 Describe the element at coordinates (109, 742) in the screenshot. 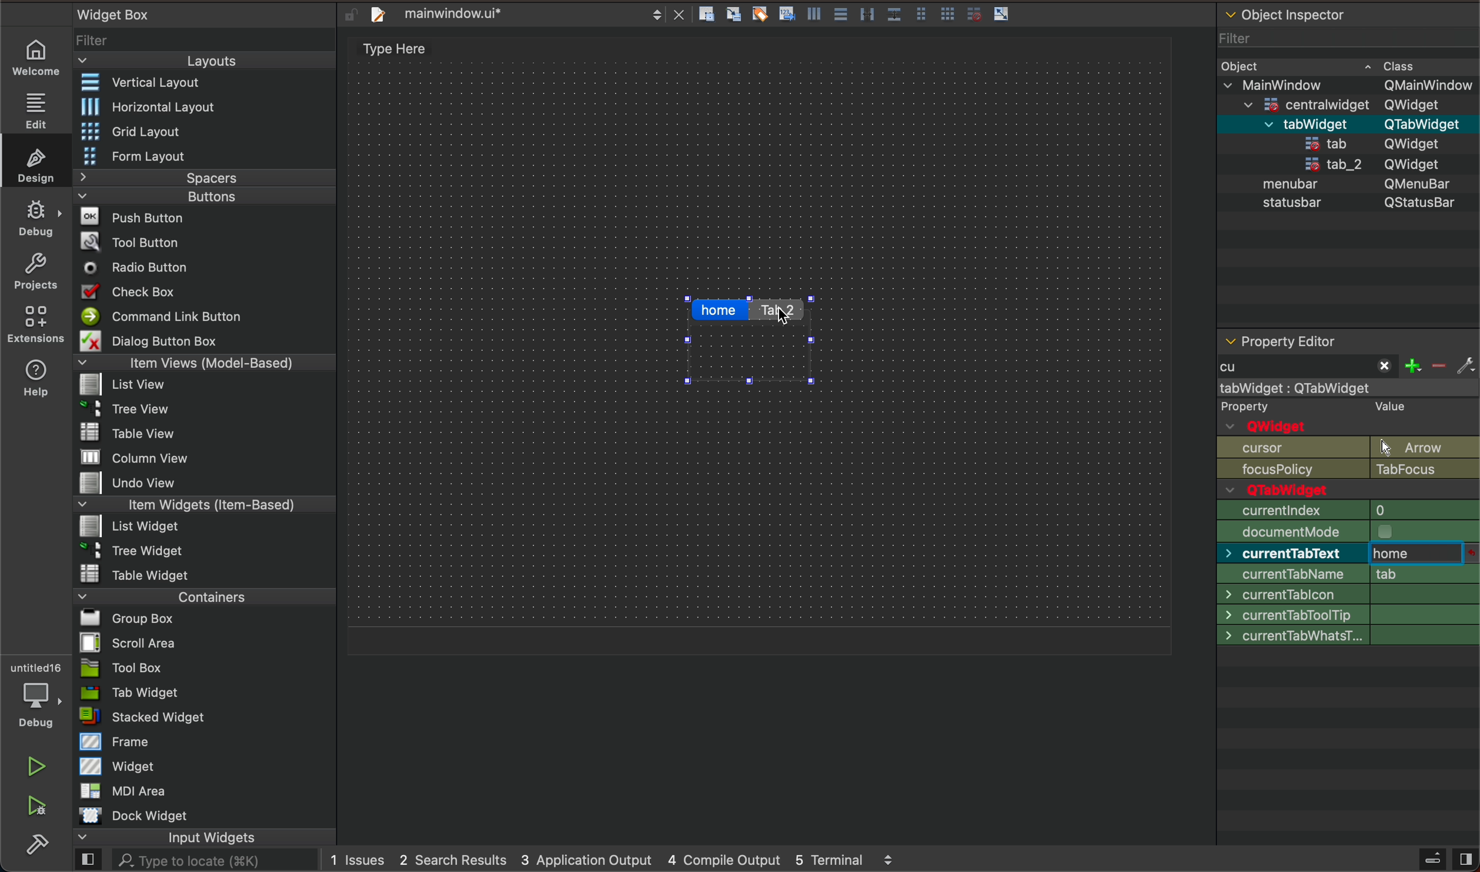

I see `Frame` at that location.